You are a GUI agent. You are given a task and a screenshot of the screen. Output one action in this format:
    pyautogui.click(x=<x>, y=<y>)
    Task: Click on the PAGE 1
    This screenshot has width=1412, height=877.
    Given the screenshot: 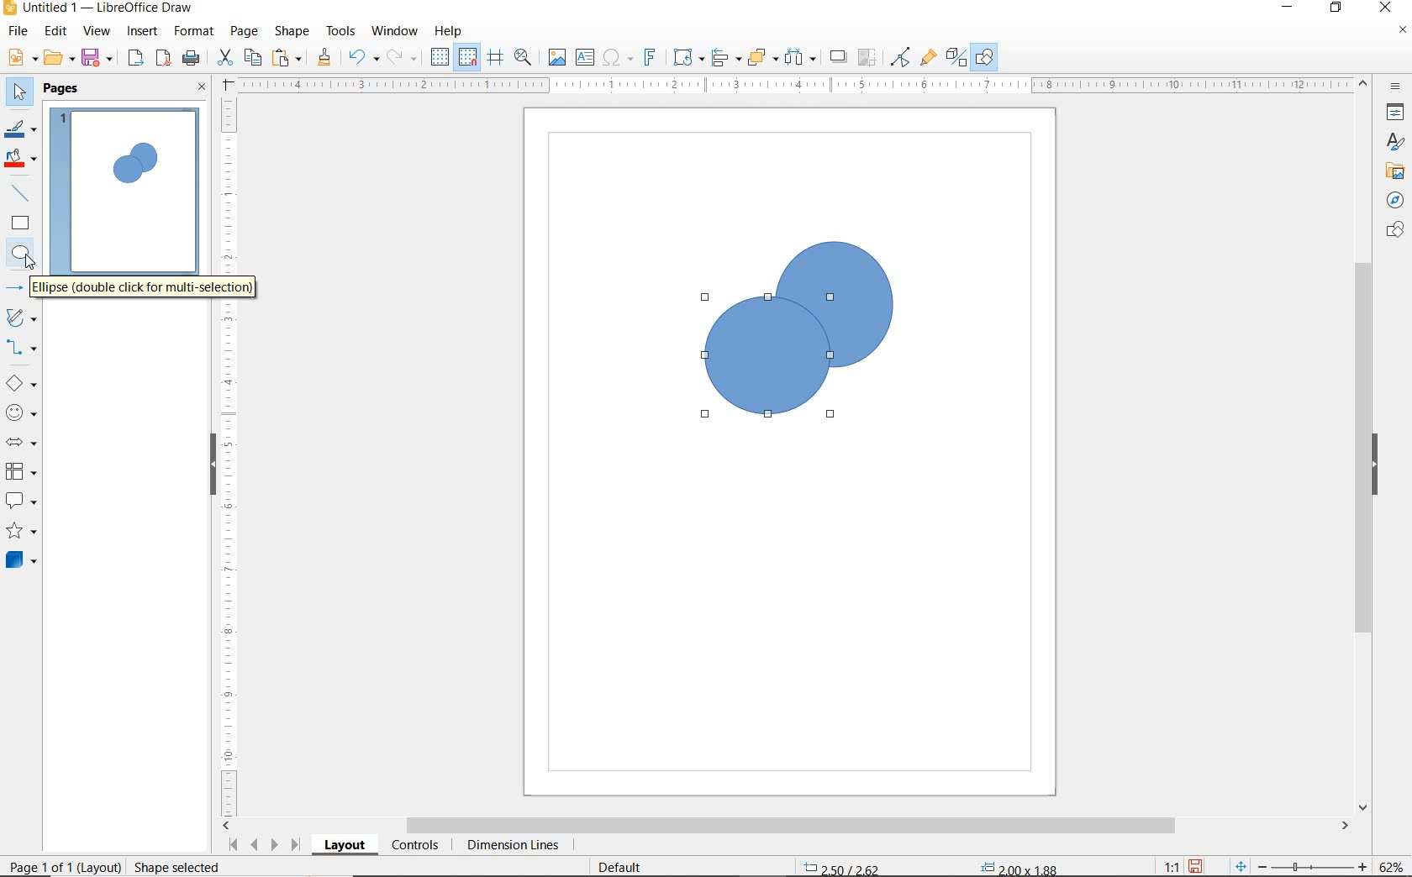 What is the action you would take?
    pyautogui.click(x=125, y=197)
    